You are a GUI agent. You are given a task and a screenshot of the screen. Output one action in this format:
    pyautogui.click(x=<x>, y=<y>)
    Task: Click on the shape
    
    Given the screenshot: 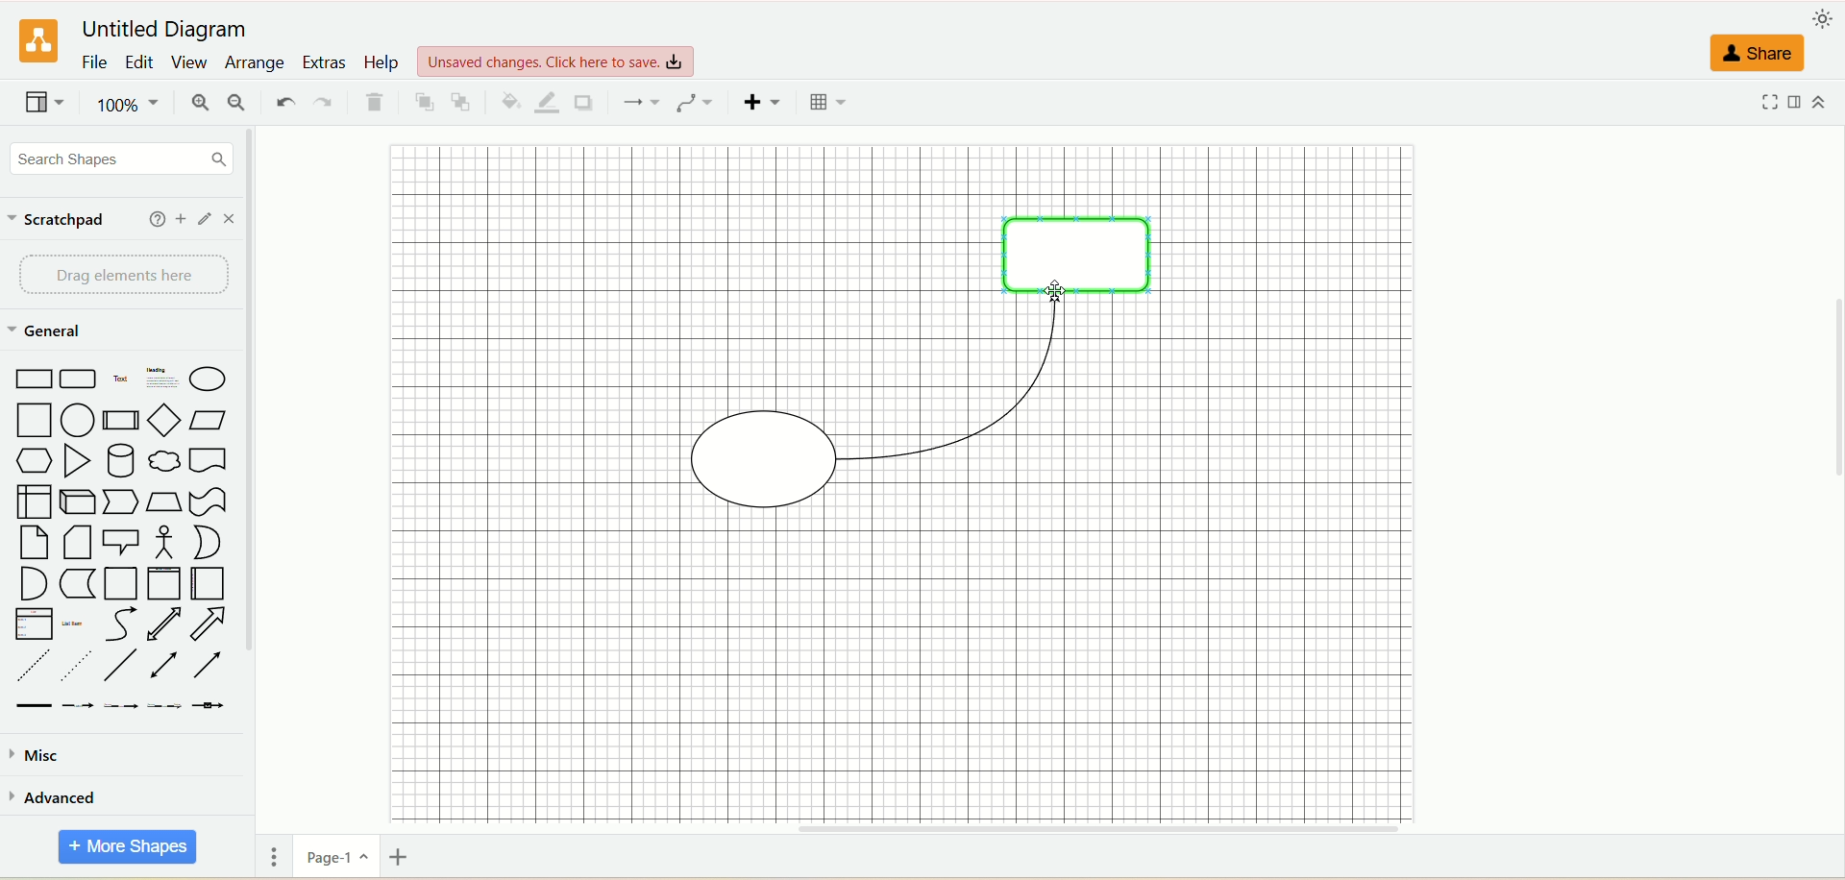 What is the action you would take?
    pyautogui.click(x=1085, y=251)
    